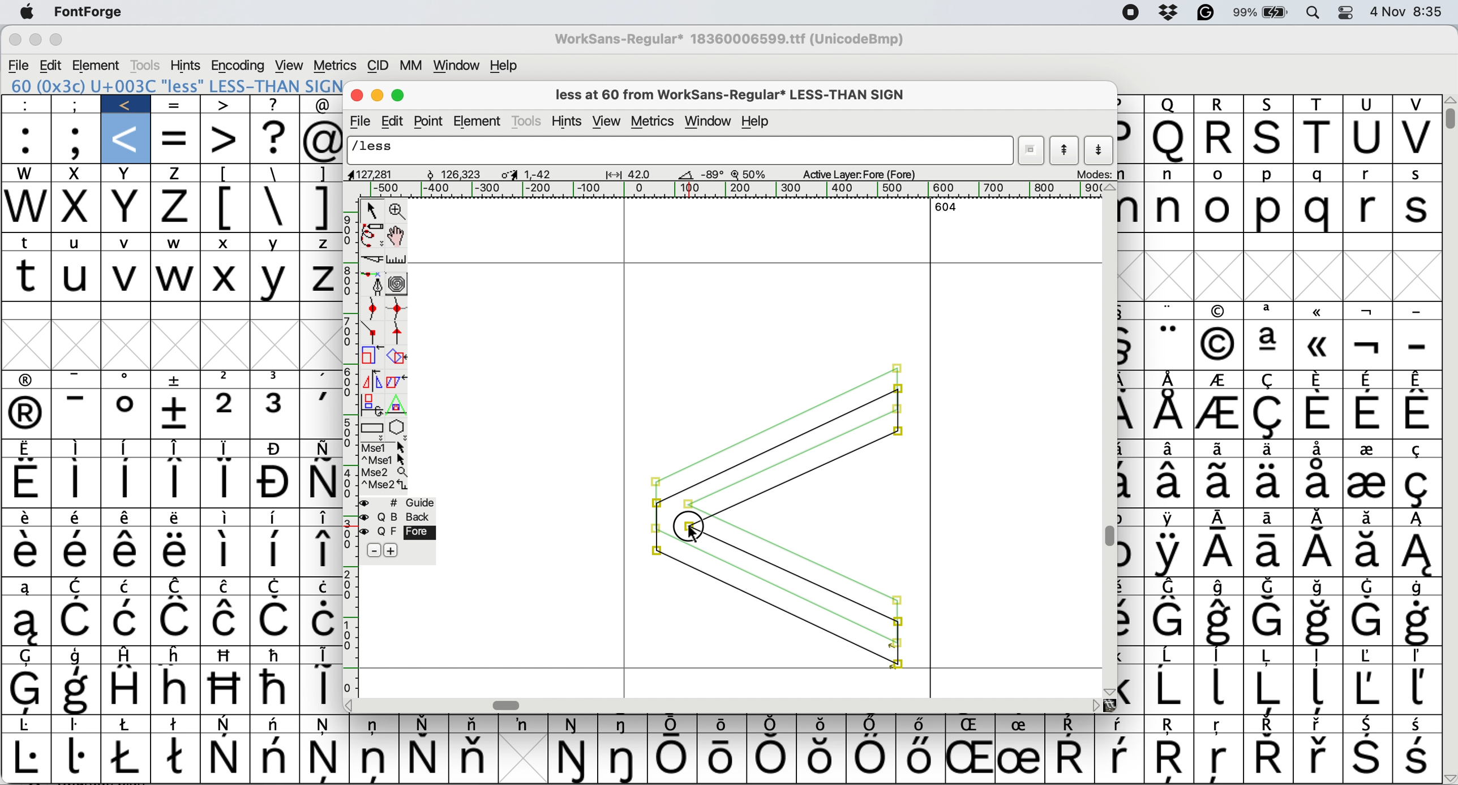  What do you see at coordinates (178, 723) in the screenshot?
I see `Symbol` at bounding box center [178, 723].